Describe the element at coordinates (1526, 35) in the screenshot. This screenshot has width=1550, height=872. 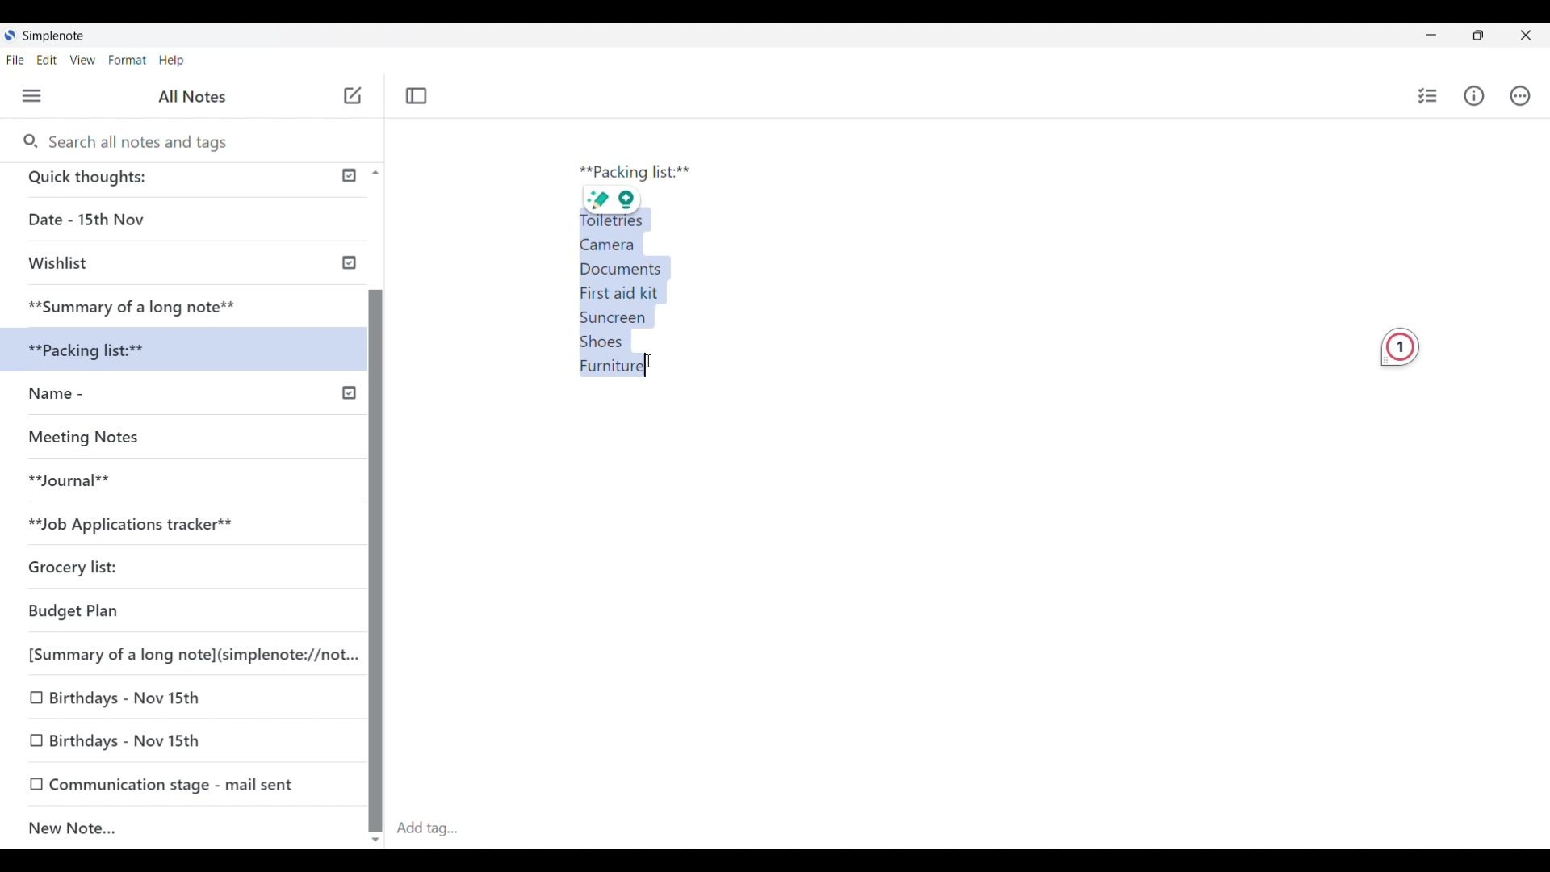
I see `Close interface` at that location.